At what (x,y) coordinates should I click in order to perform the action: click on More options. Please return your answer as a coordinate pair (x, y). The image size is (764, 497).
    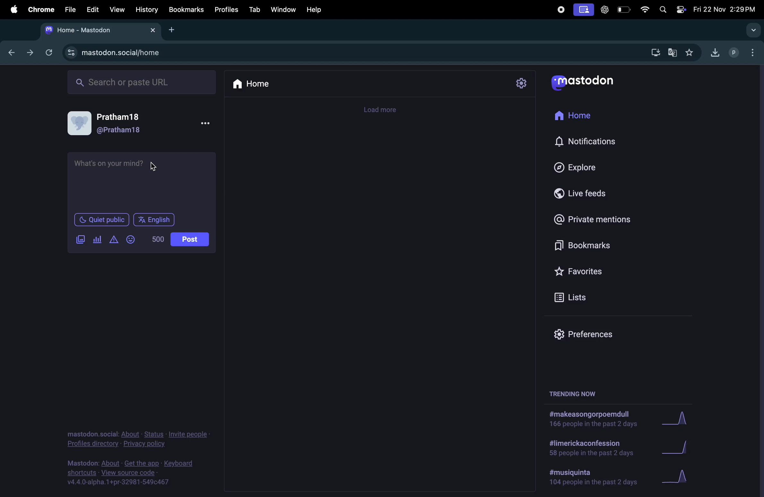
    Looking at the image, I should click on (208, 125).